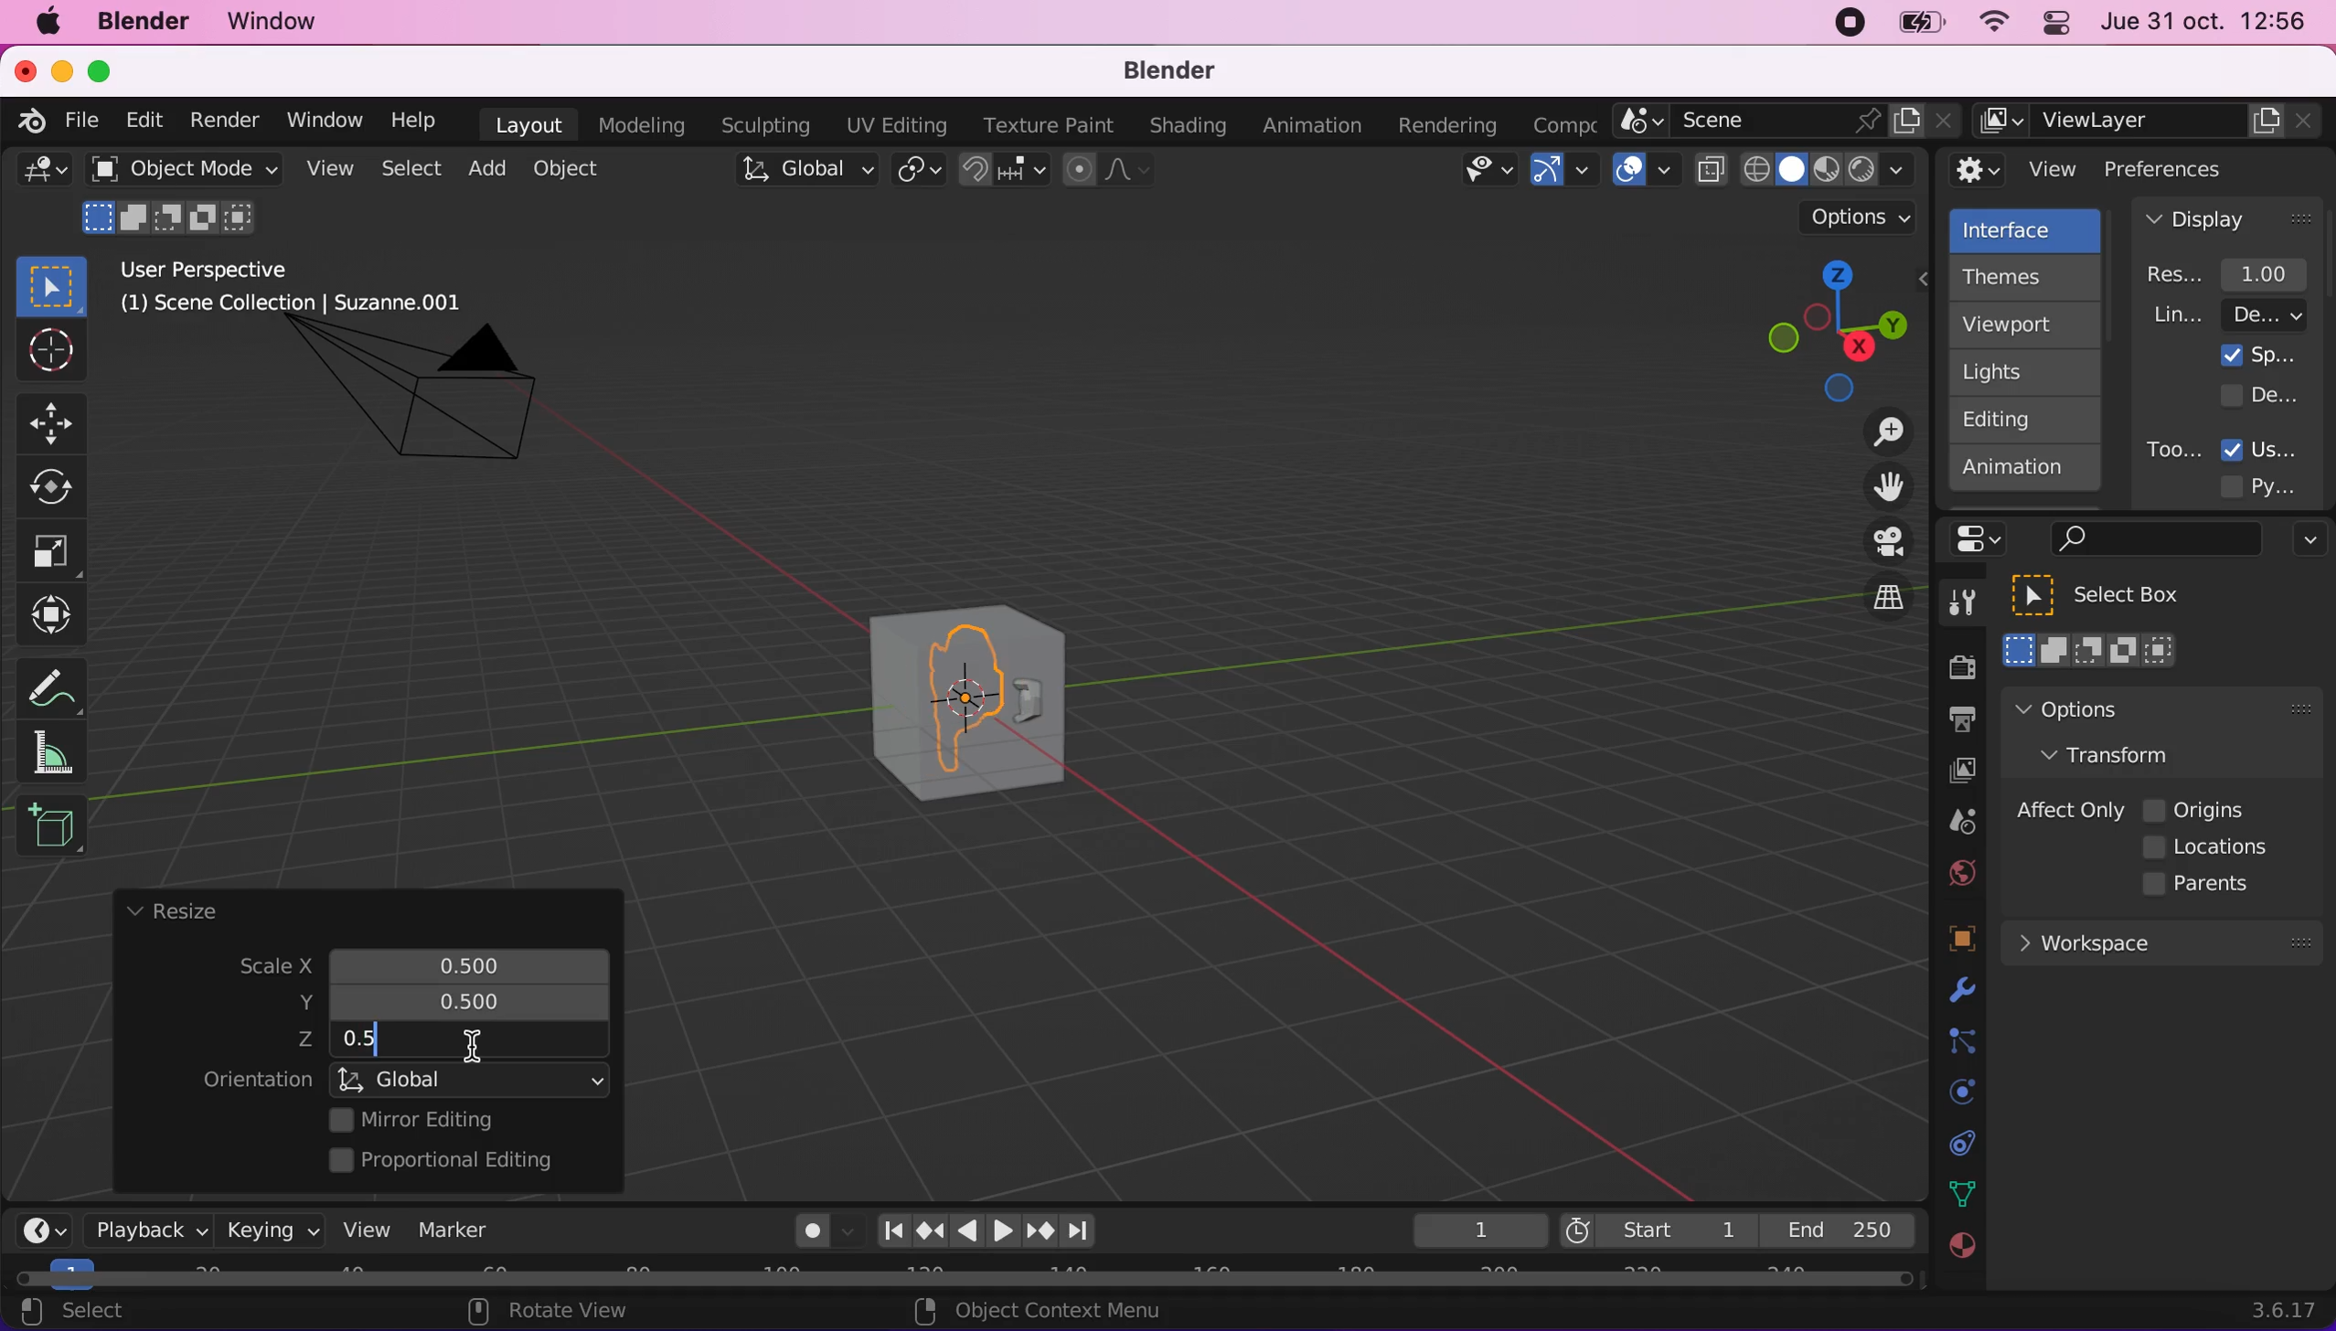 The width and height of the screenshot is (2336, 1331). Describe the element at coordinates (1874, 488) in the screenshot. I see `move the view` at that location.